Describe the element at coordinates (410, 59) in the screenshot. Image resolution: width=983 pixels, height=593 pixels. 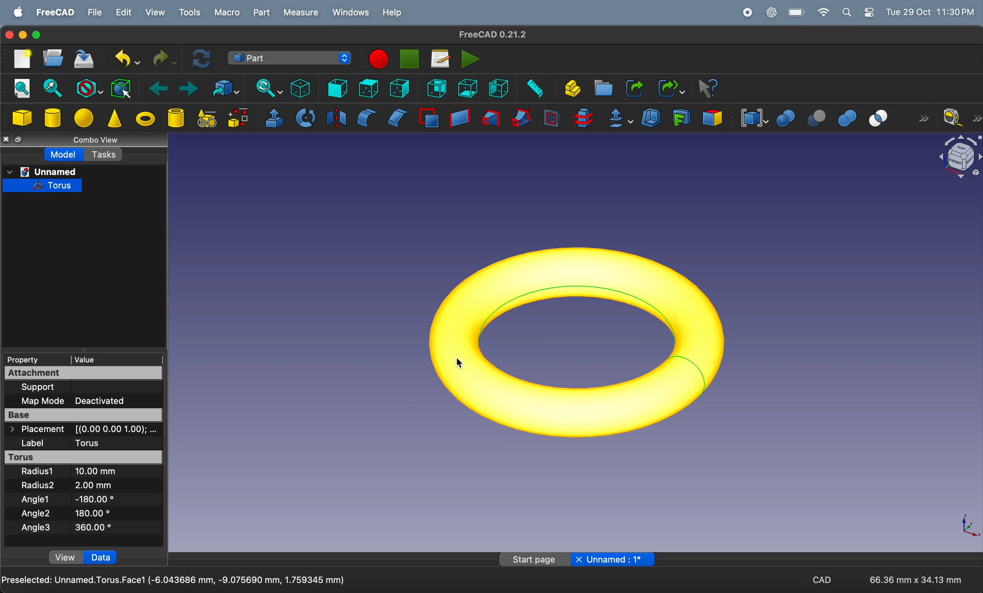
I see `stop marco recording` at that location.